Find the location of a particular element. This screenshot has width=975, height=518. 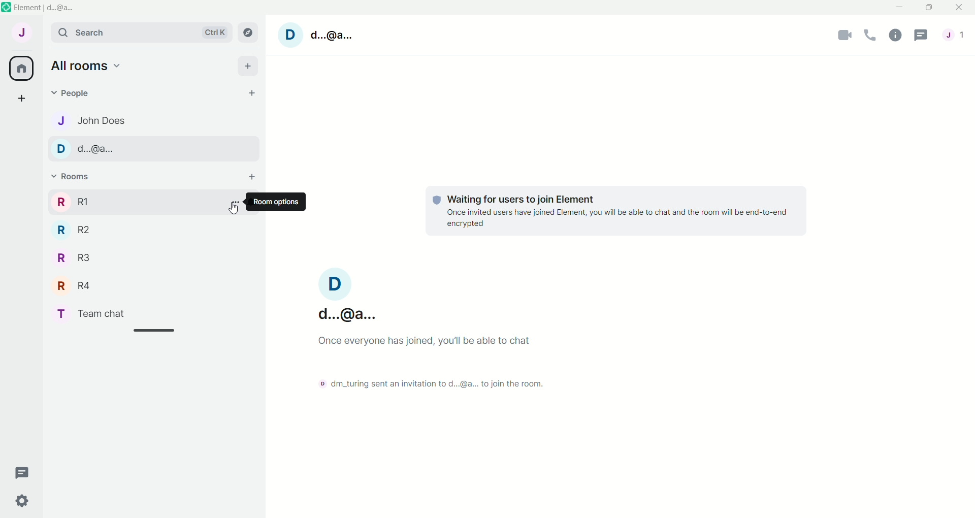

start chat is located at coordinates (254, 95).